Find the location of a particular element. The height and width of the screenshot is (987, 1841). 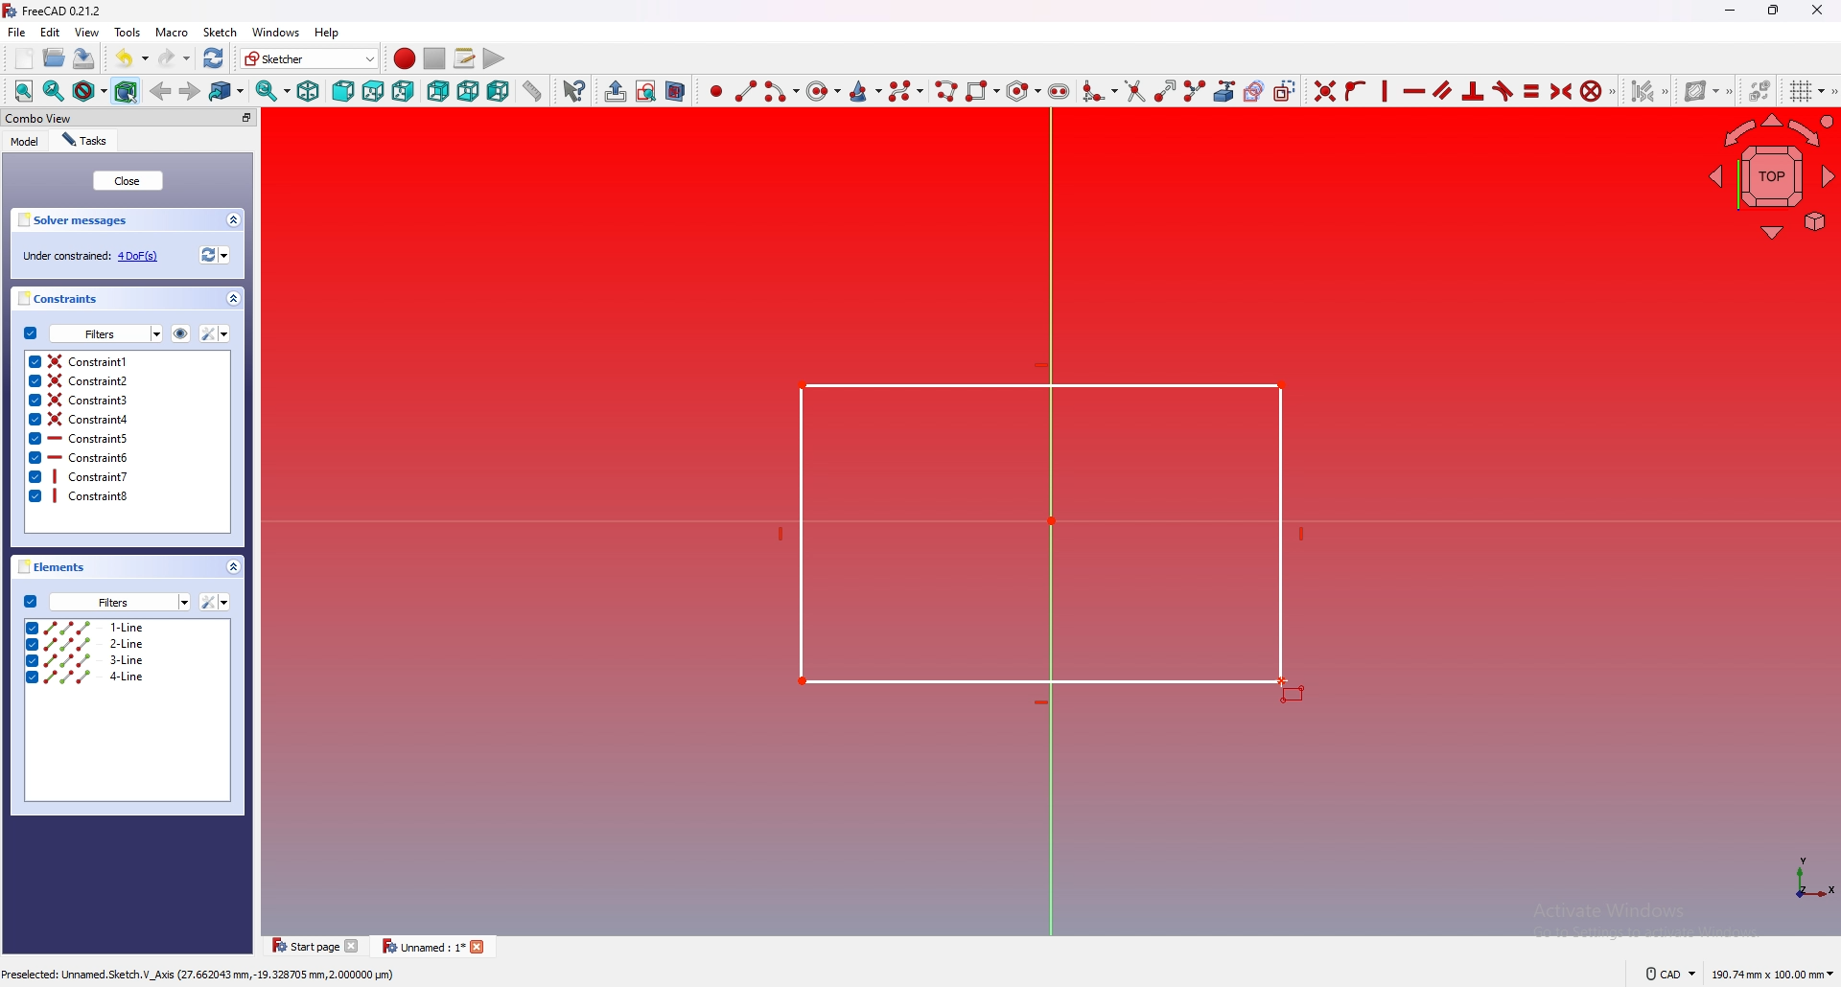

view sketch is located at coordinates (647, 91).